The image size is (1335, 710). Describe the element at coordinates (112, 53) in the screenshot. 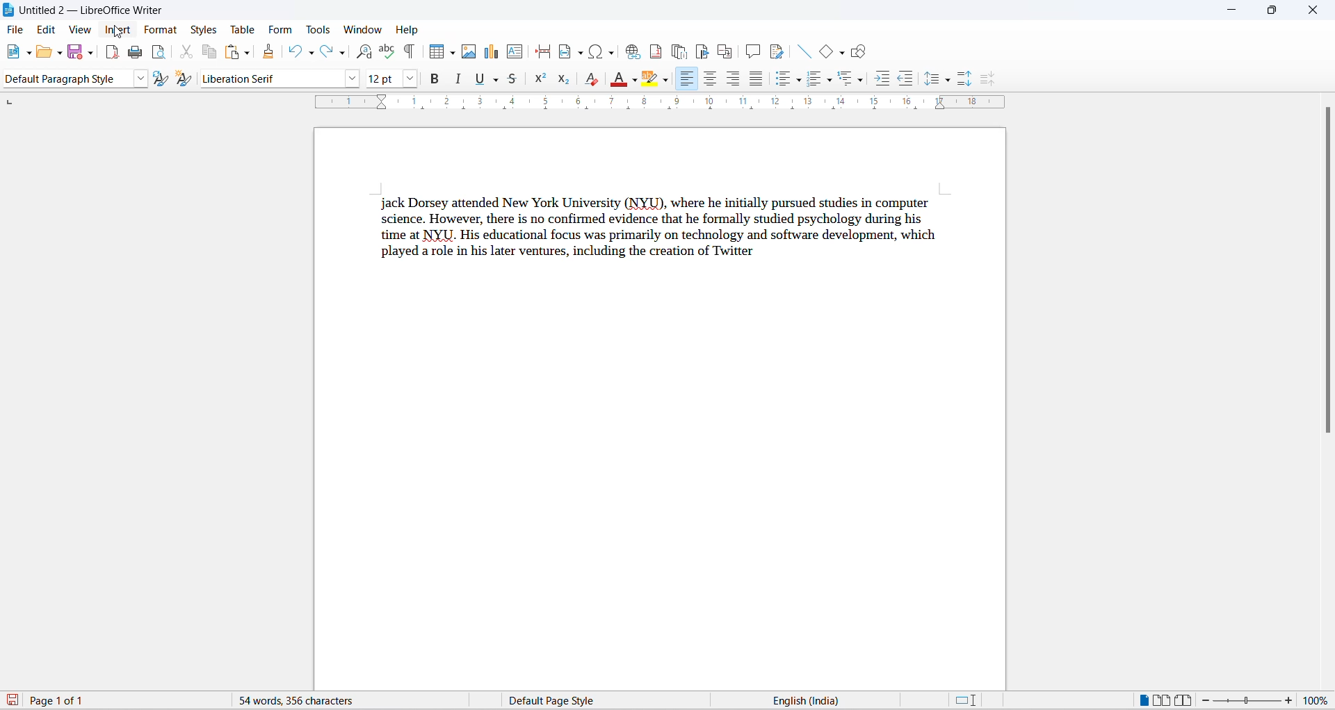

I see `export as pdf` at that location.